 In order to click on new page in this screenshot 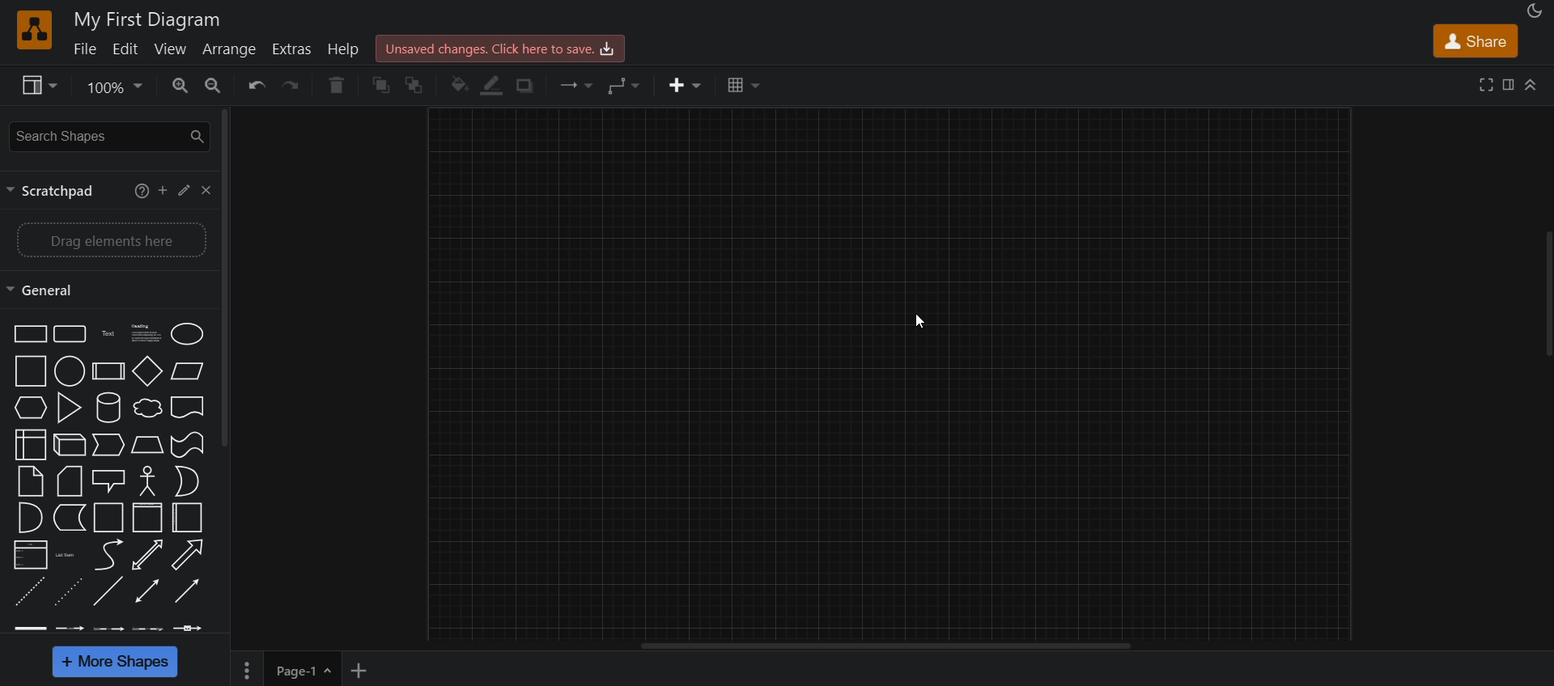, I will do `click(364, 668)`.